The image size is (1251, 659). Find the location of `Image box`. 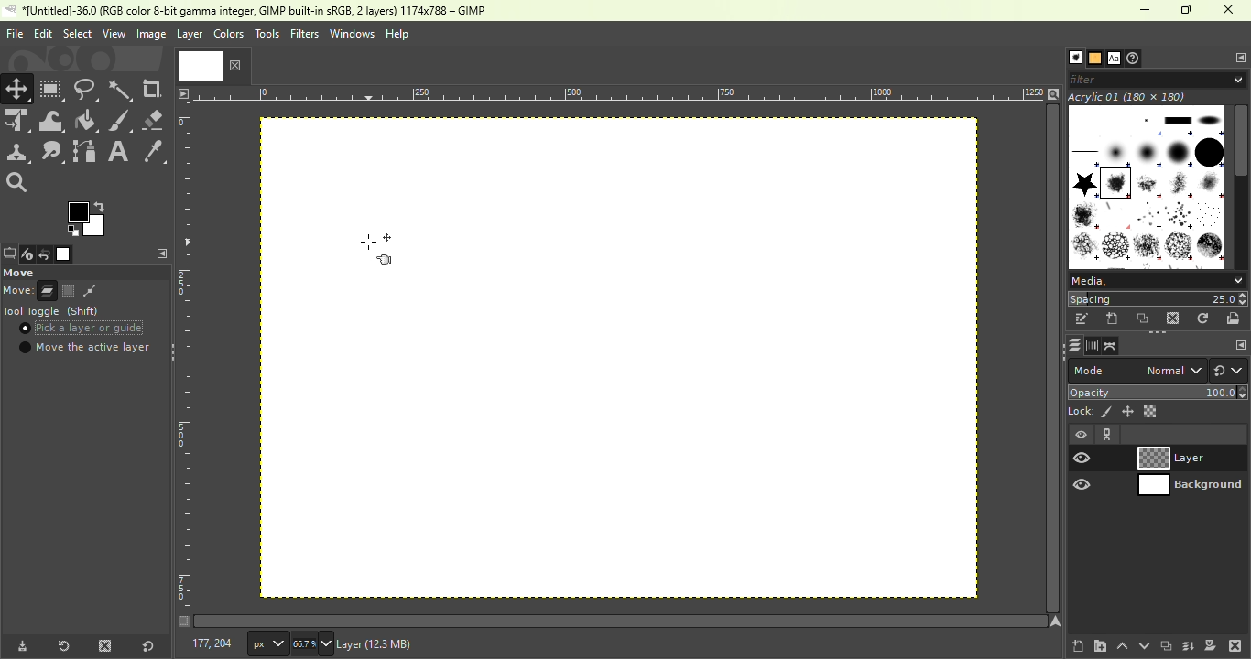

Image box is located at coordinates (1147, 182).